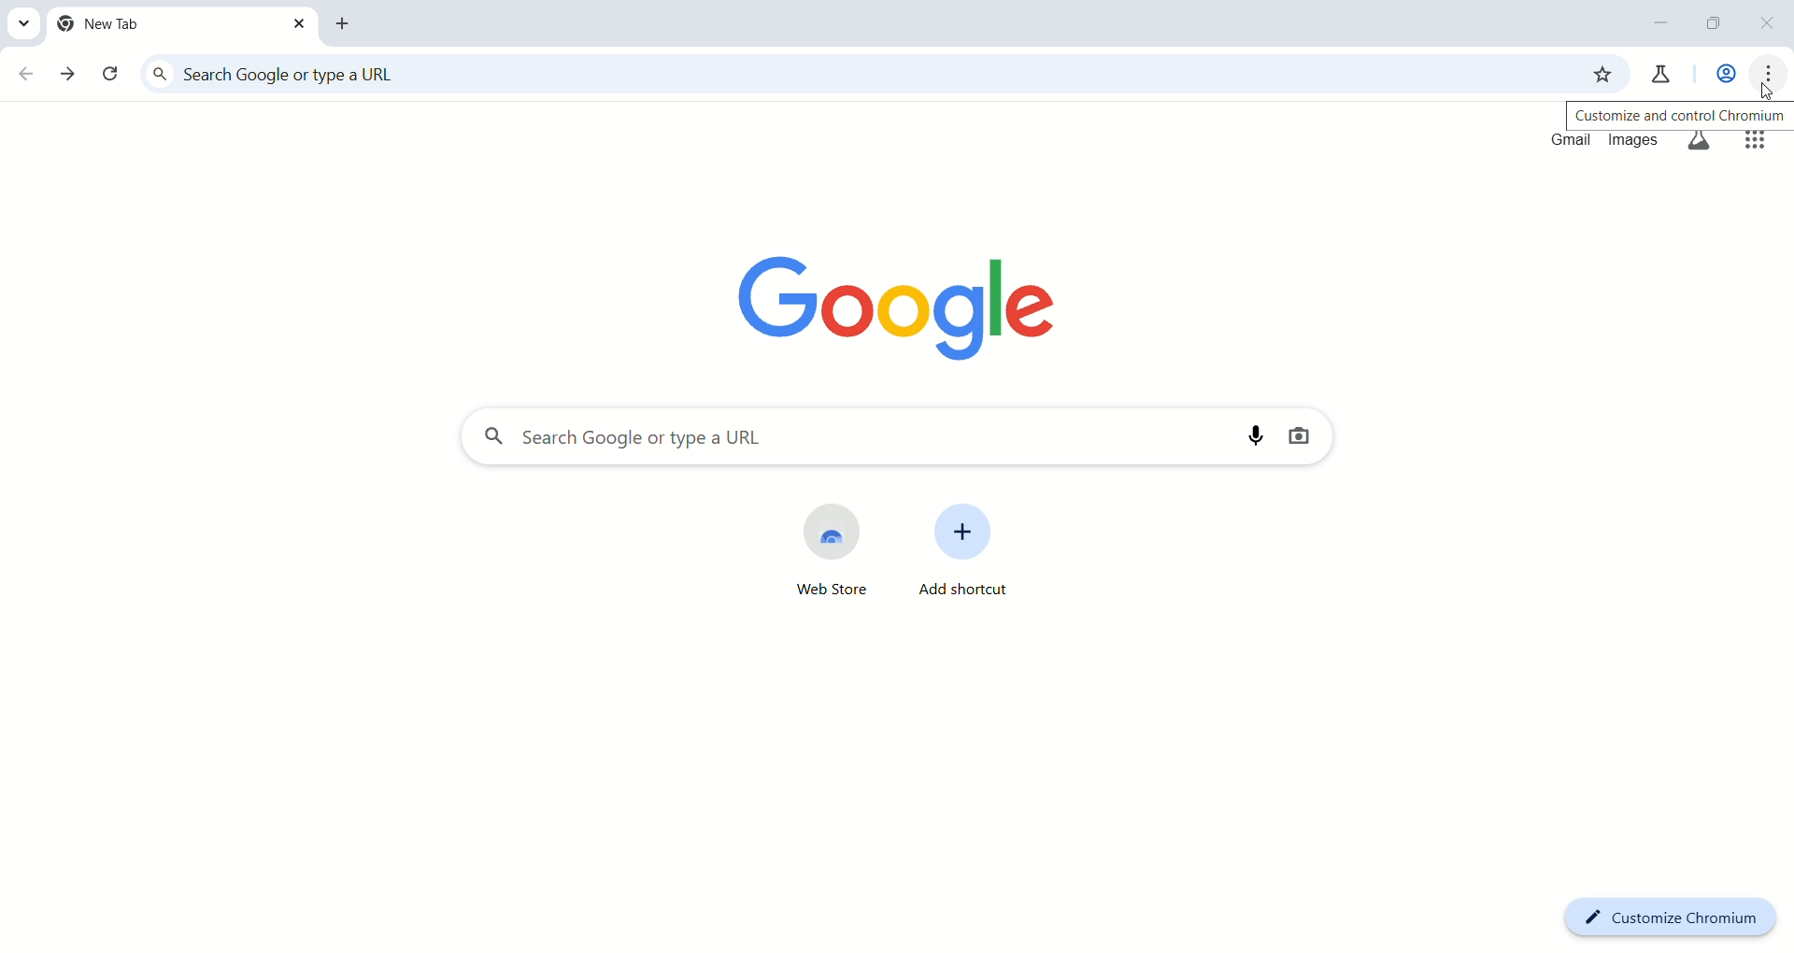 This screenshot has height=953, width=1794. What do you see at coordinates (345, 24) in the screenshot?
I see `new tab` at bounding box center [345, 24].